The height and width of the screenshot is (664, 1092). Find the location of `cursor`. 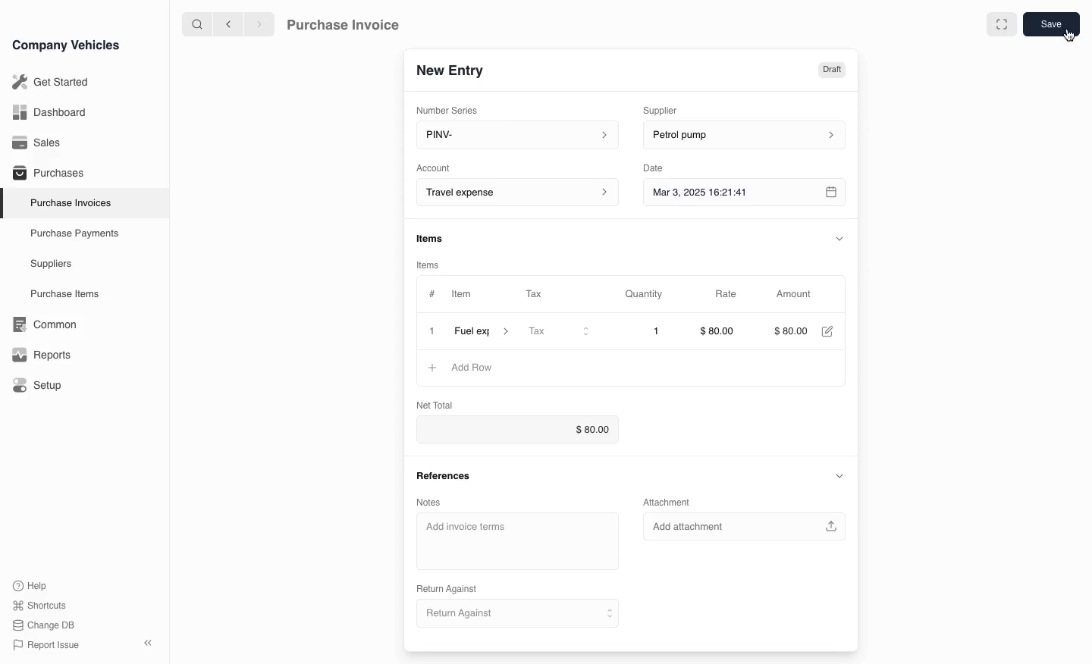

cursor is located at coordinates (1071, 36).